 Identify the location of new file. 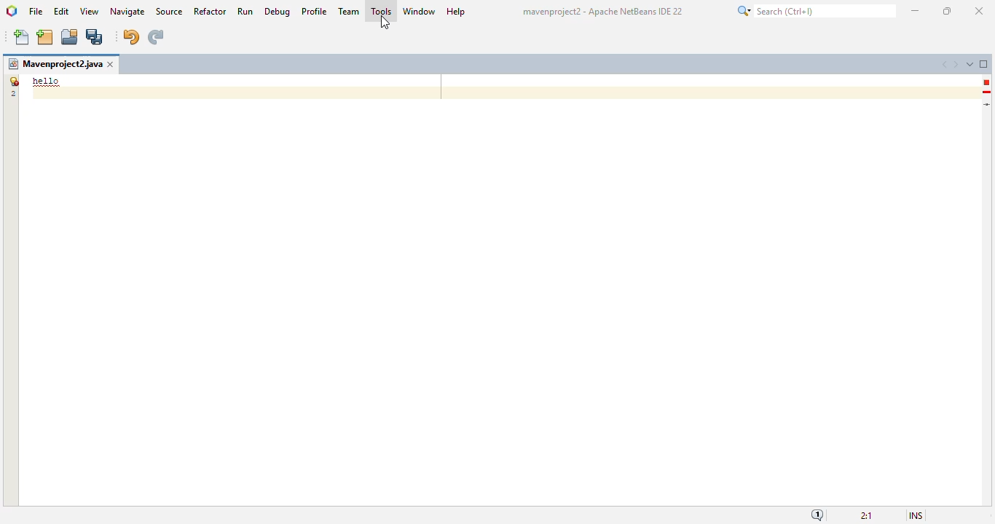
(23, 37).